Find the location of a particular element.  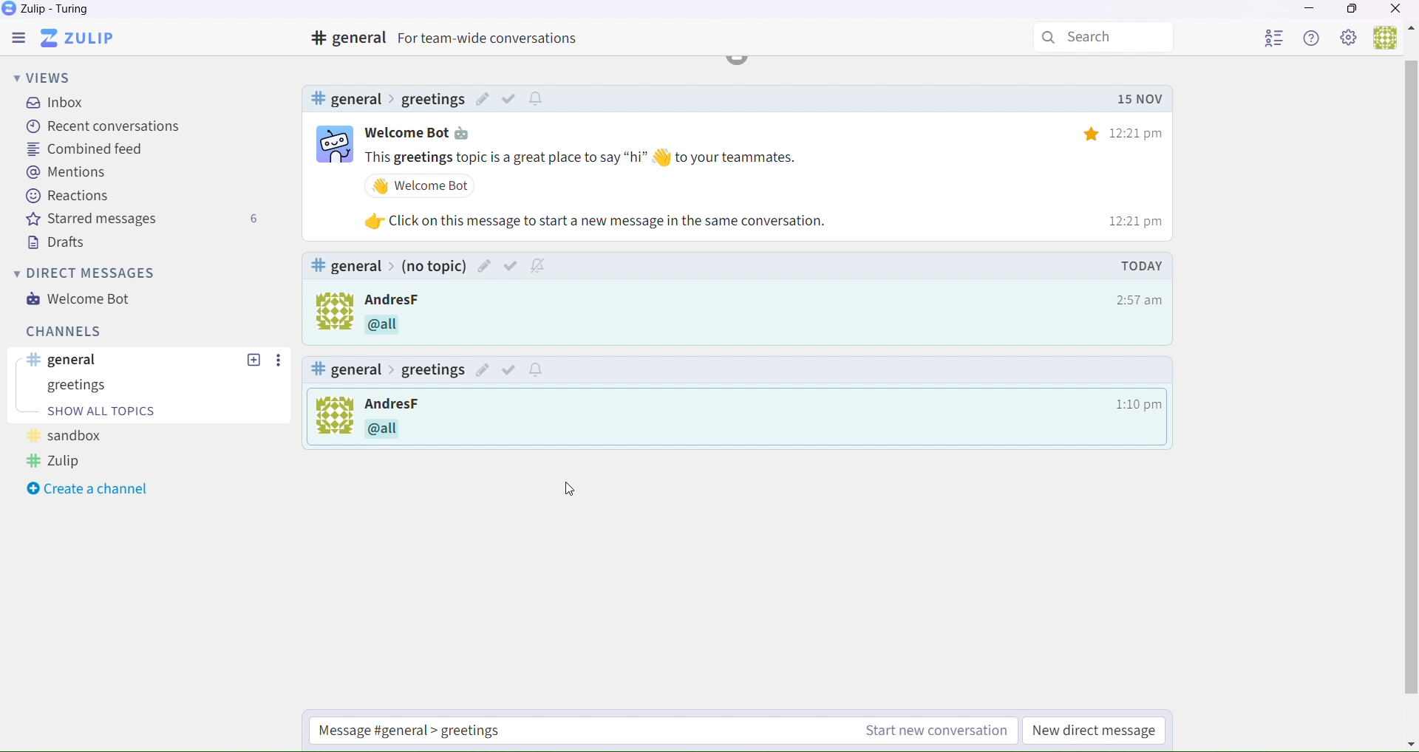

Mentions is located at coordinates (67, 174).